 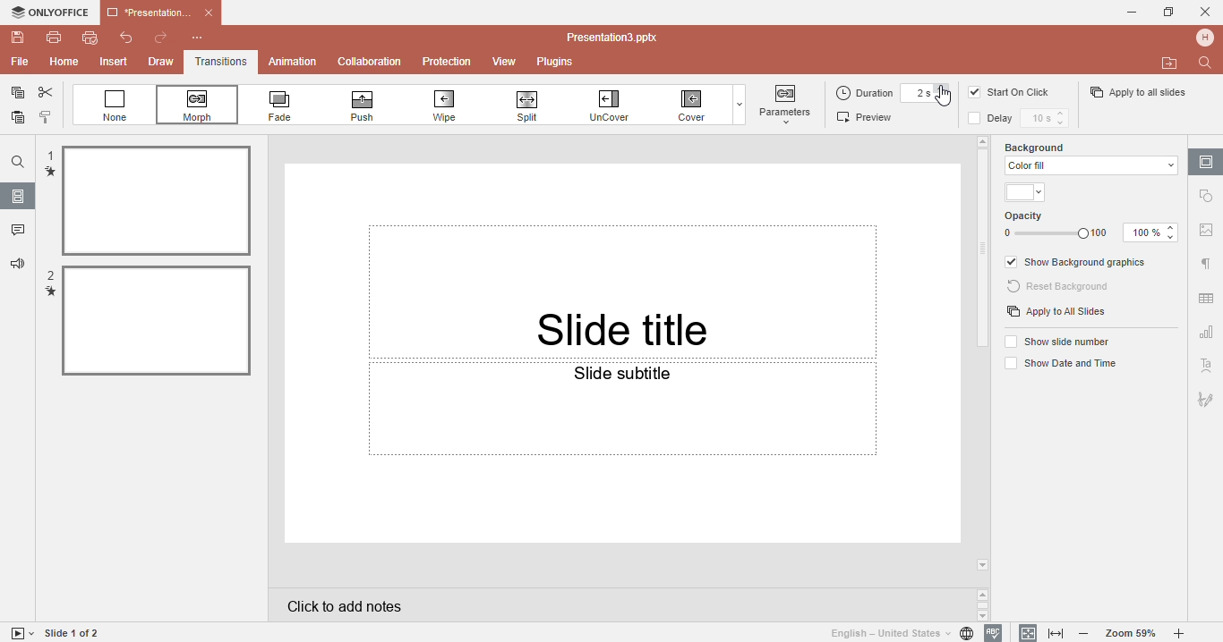 What do you see at coordinates (940, 97) in the screenshot?
I see `Cursor on 2s` at bounding box center [940, 97].